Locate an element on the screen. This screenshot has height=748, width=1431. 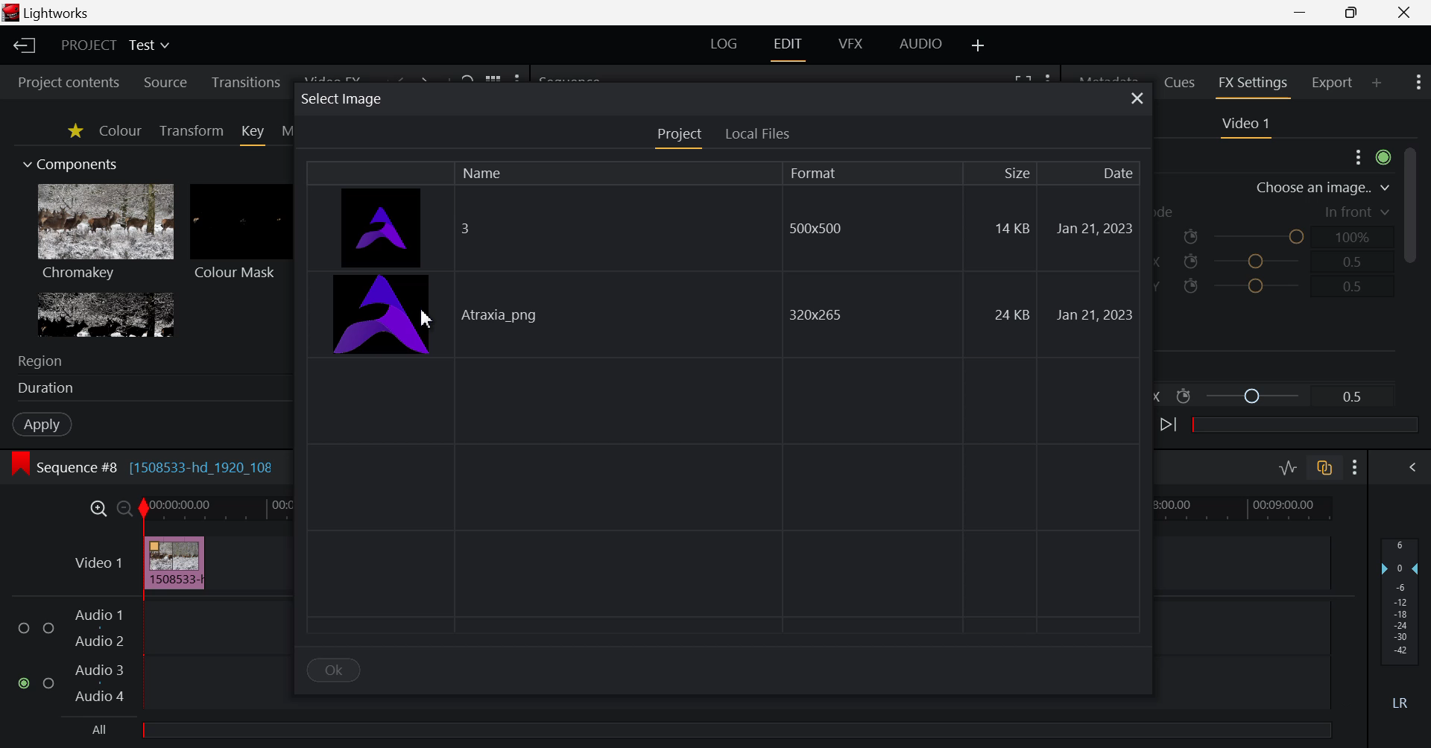
Back to Homepage is located at coordinates (21, 45).